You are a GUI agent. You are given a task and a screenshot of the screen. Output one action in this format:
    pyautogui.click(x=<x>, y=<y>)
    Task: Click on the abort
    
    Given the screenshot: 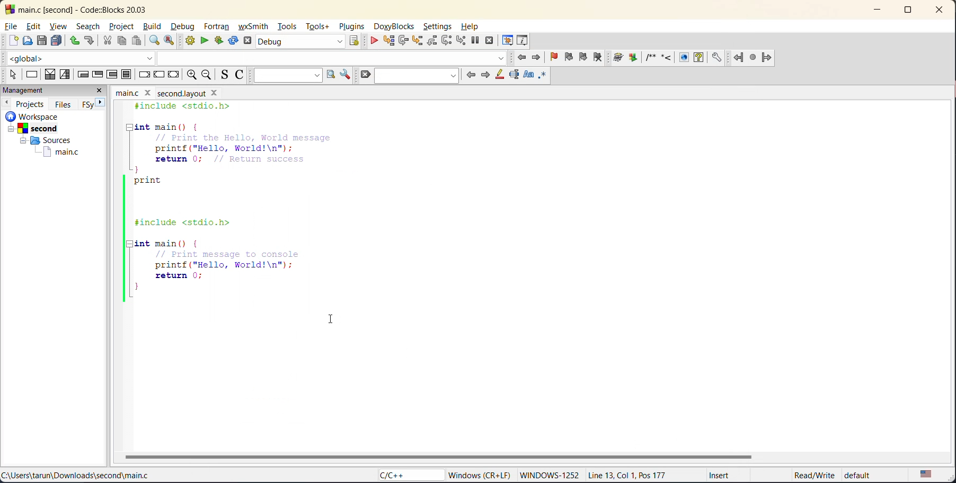 What is the action you would take?
    pyautogui.click(x=250, y=41)
    